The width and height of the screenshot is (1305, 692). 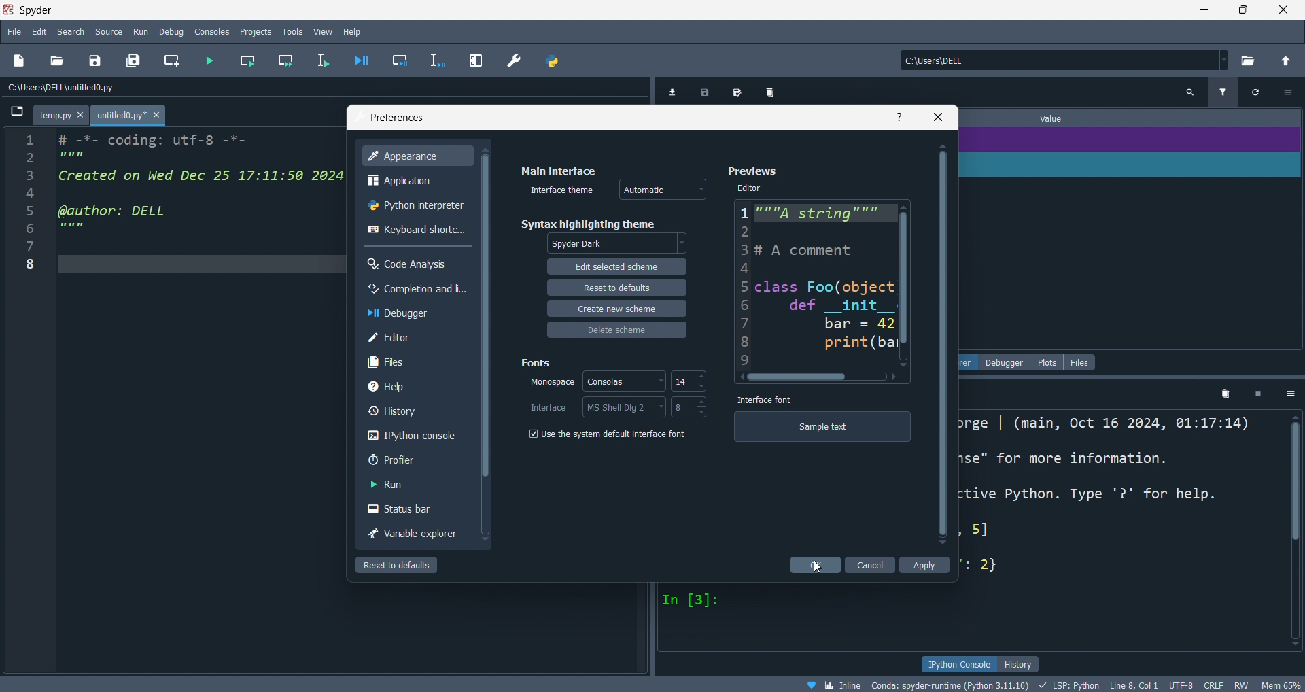 I want to click on ipython console, so click(x=958, y=664).